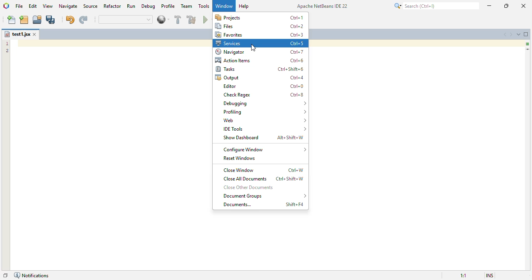  What do you see at coordinates (6, 276) in the screenshot?
I see `restore window group` at bounding box center [6, 276].